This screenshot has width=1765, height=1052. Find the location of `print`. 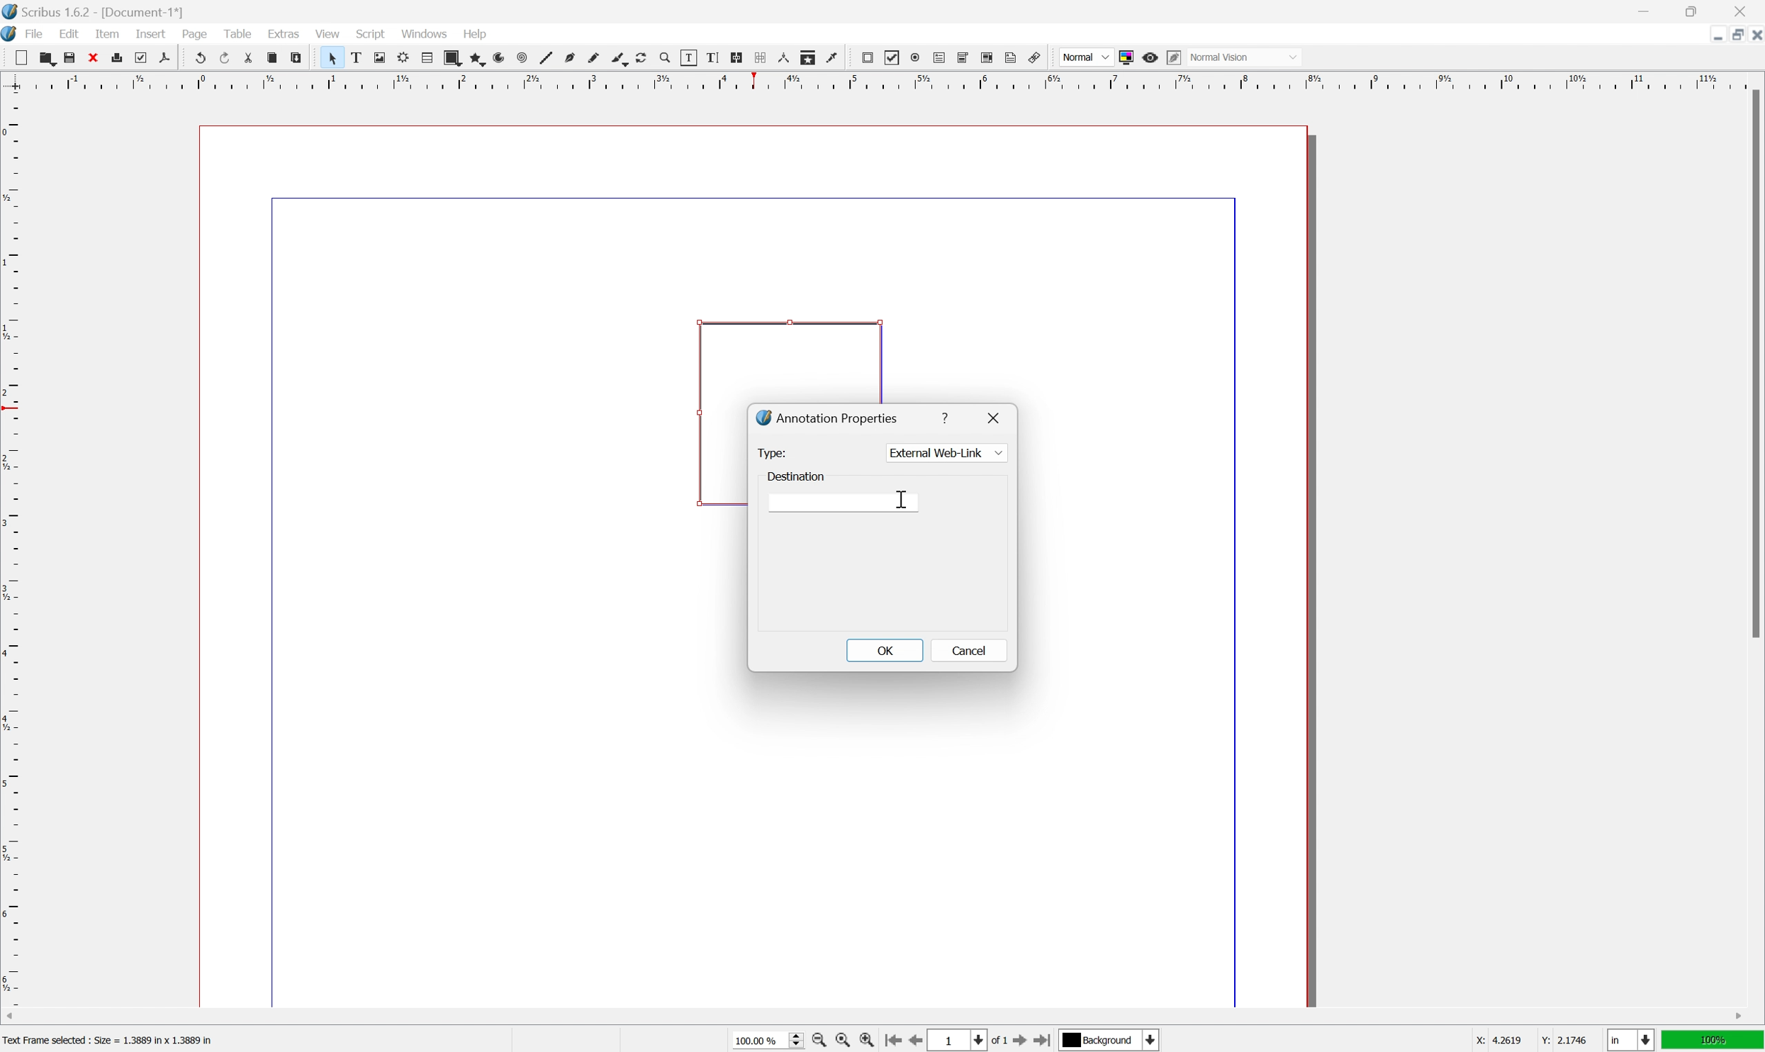

print is located at coordinates (117, 57).